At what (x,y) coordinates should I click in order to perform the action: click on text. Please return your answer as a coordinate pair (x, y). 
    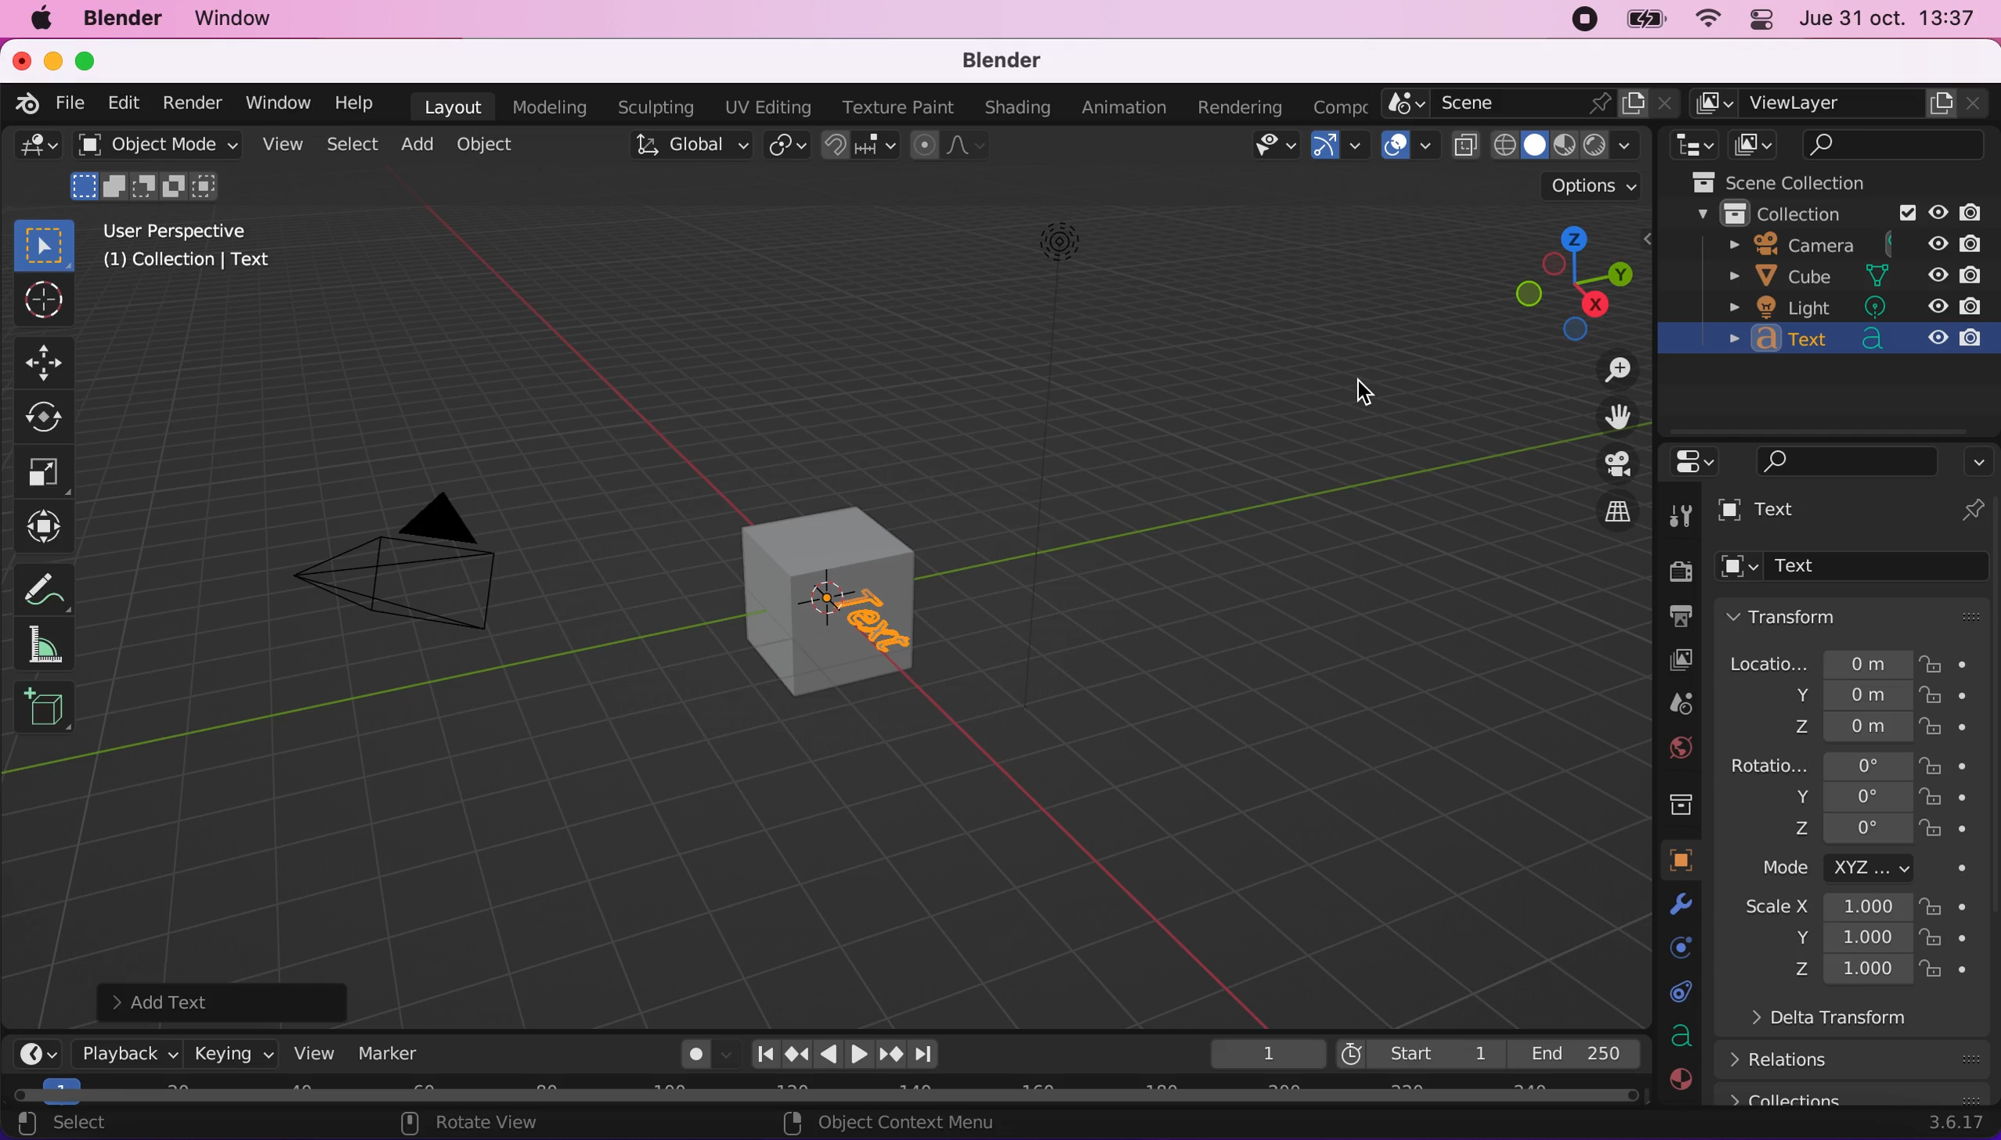
    Looking at the image, I should click on (1850, 340).